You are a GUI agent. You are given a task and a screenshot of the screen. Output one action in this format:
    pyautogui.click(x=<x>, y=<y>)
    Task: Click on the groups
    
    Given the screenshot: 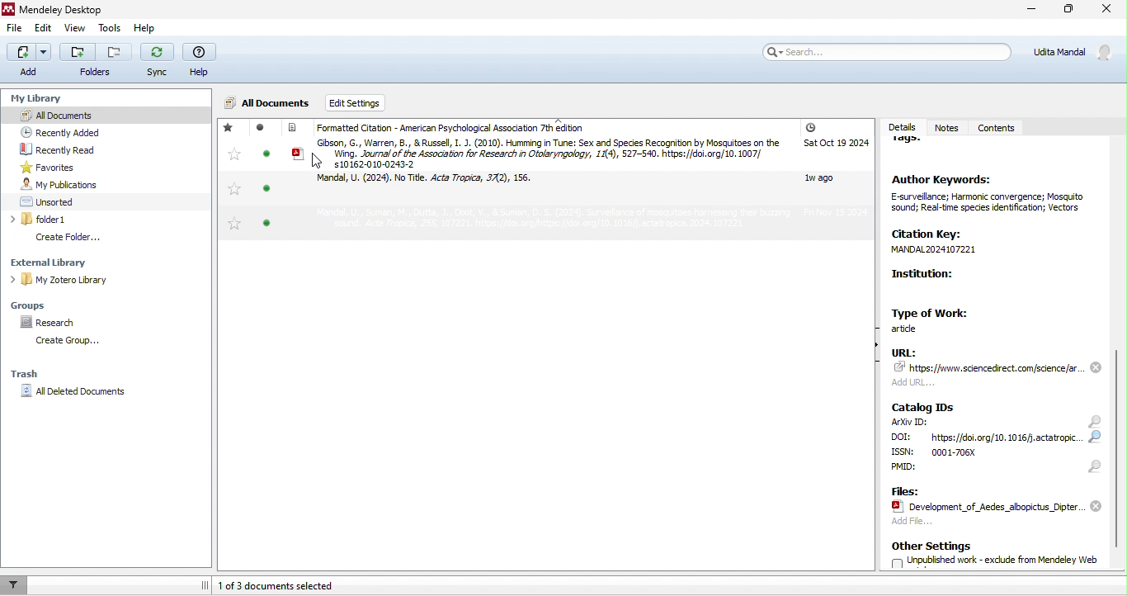 What is the action you would take?
    pyautogui.click(x=37, y=304)
    